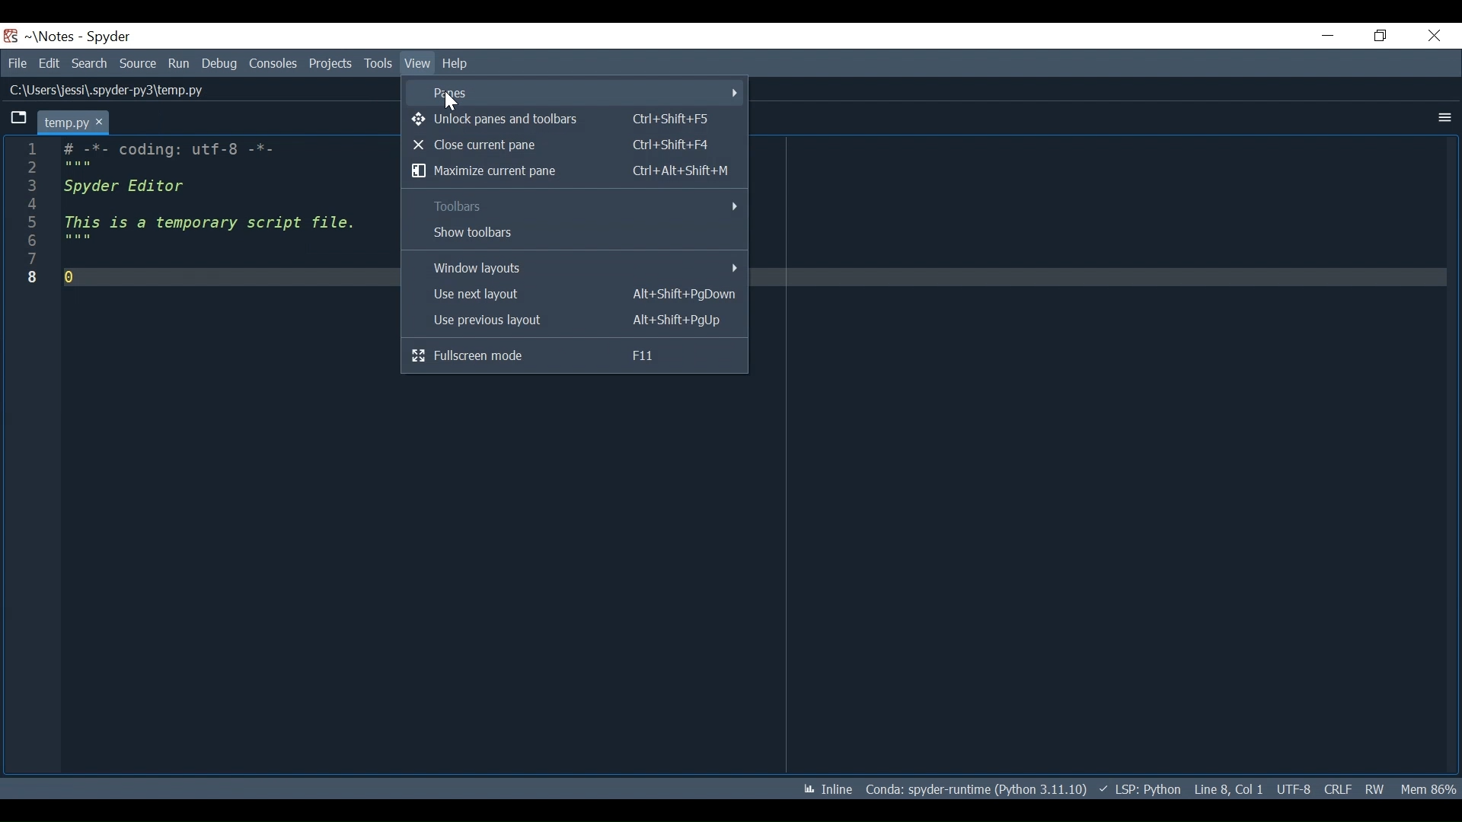 Image resolution: width=1462 pixels, height=822 pixels. I want to click on Run, so click(179, 64).